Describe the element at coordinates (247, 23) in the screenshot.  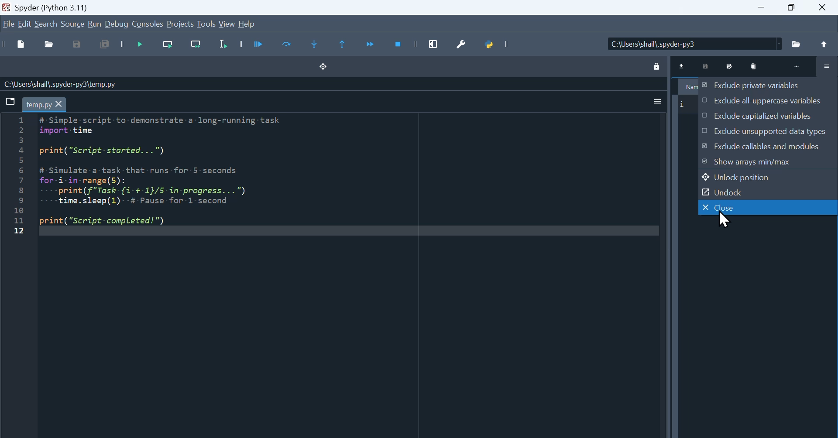
I see `help` at that location.